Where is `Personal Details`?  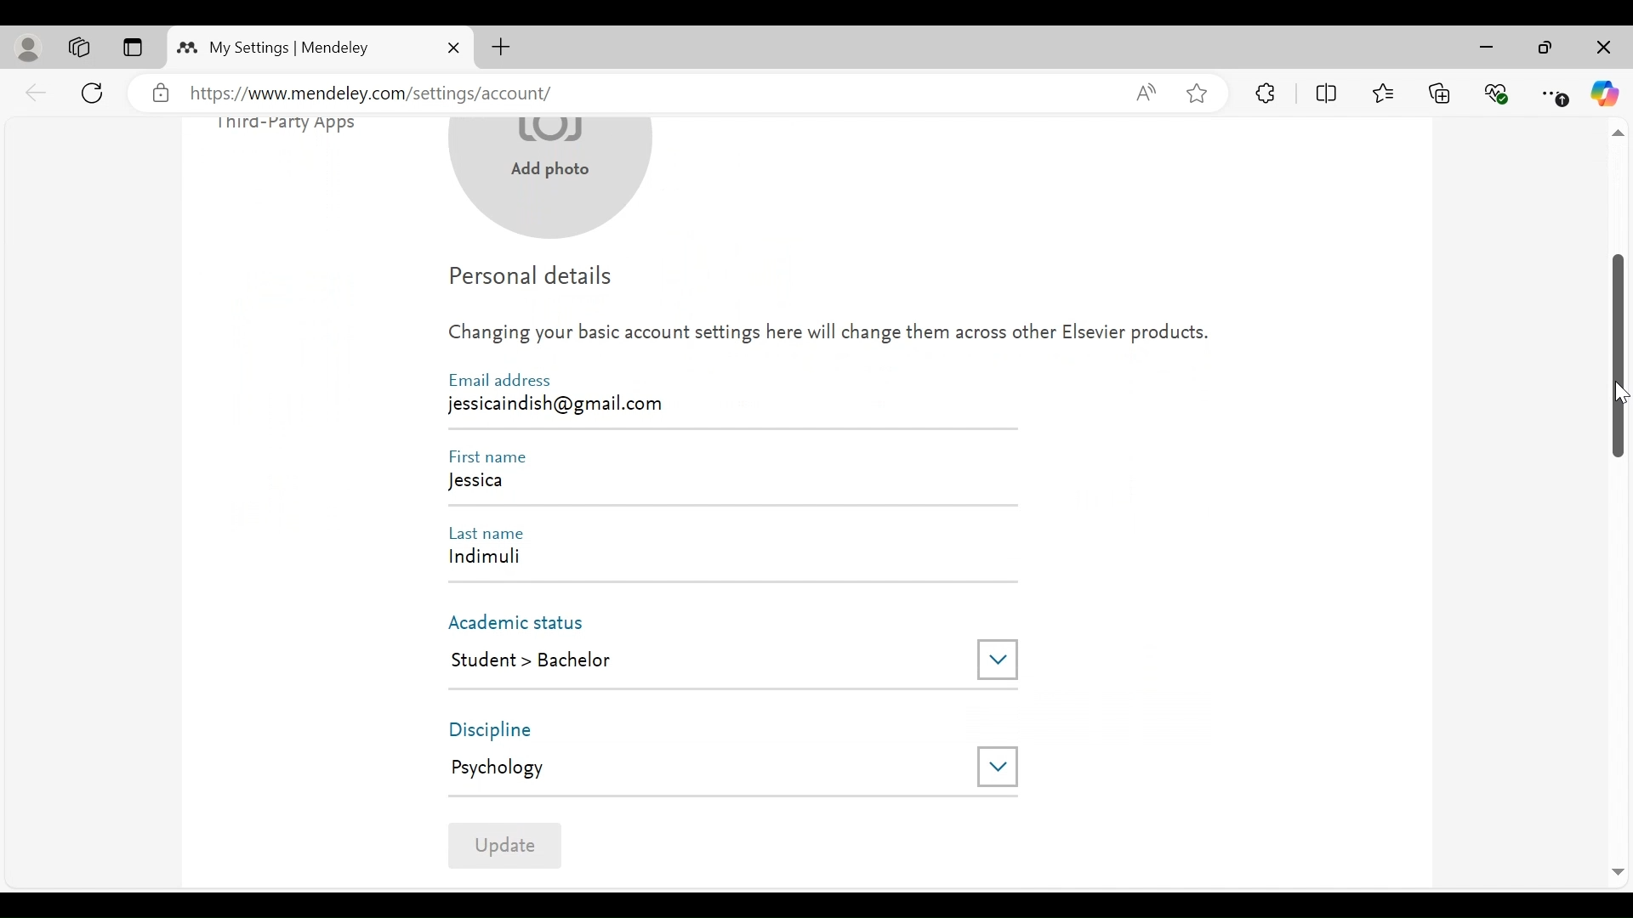
Personal Details is located at coordinates (532, 280).